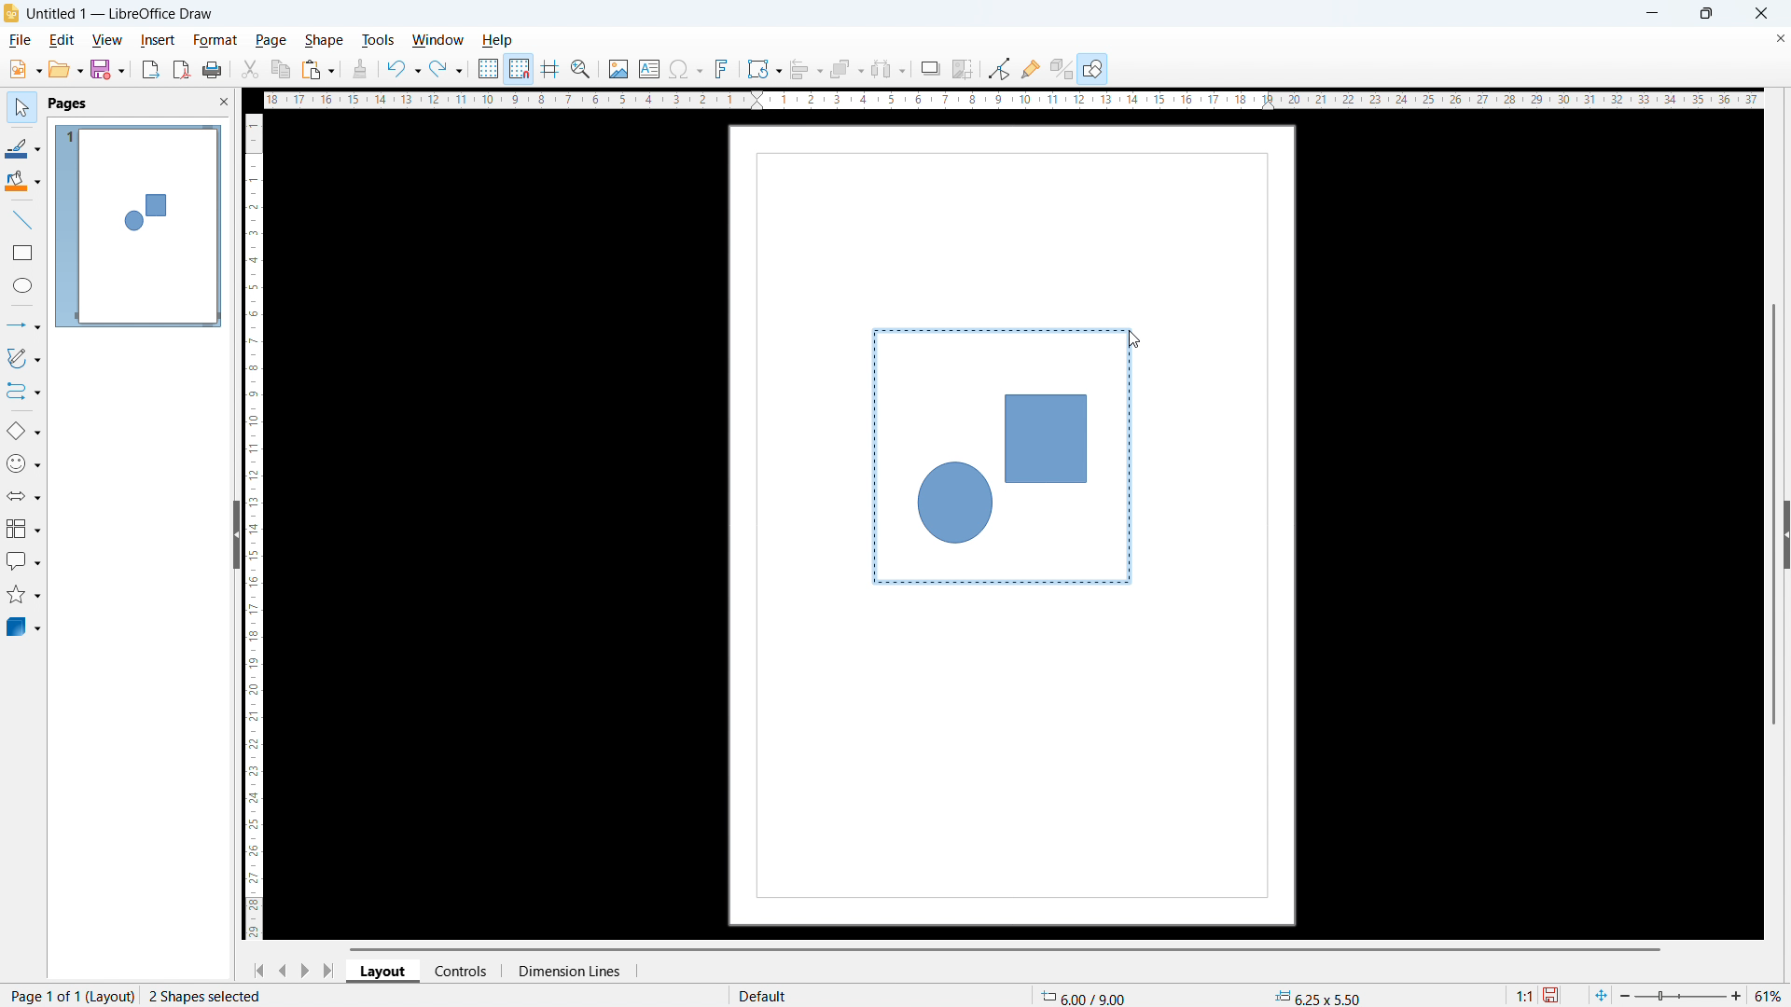 Image resolution: width=1791 pixels, height=1007 pixels. What do you see at coordinates (251, 70) in the screenshot?
I see `cut` at bounding box center [251, 70].